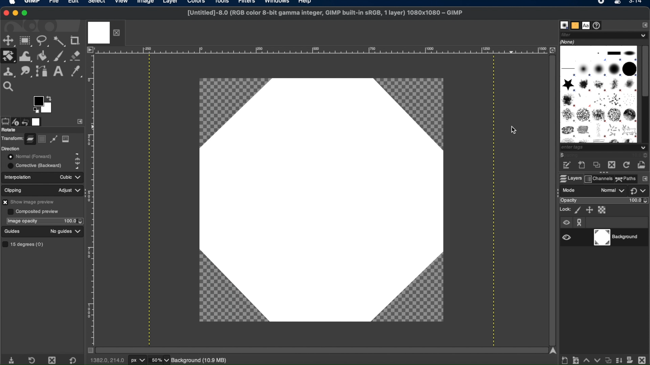  Describe the element at coordinates (43, 56) in the screenshot. I see `bucket fill tool` at that location.